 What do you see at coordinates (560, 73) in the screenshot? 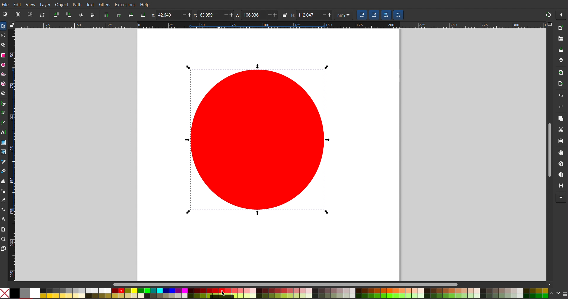
I see `Import Bitmap` at bounding box center [560, 73].